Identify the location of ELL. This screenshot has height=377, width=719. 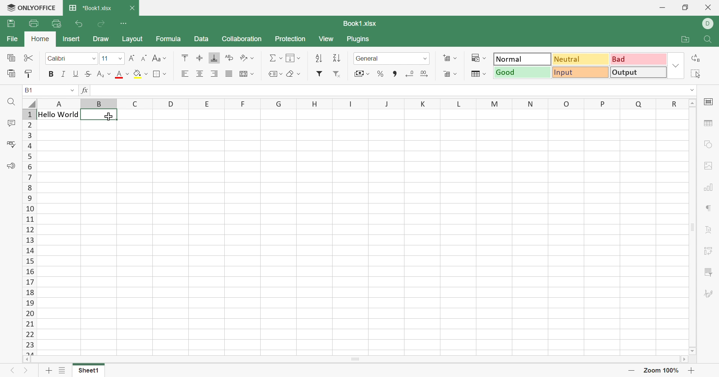
(710, 23).